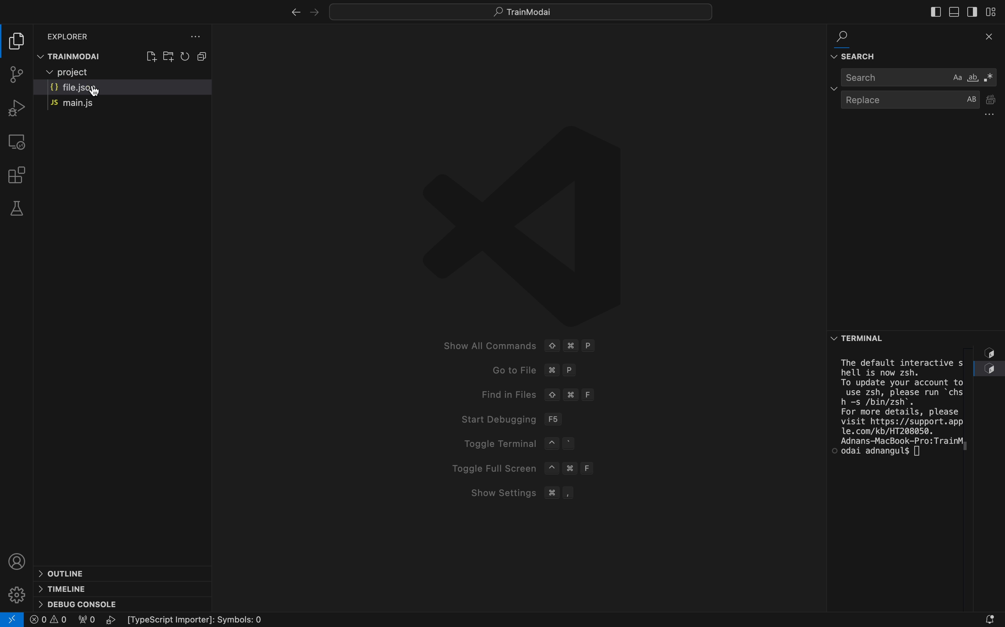 Image resolution: width=1005 pixels, height=627 pixels. I want to click on git, so click(13, 76).